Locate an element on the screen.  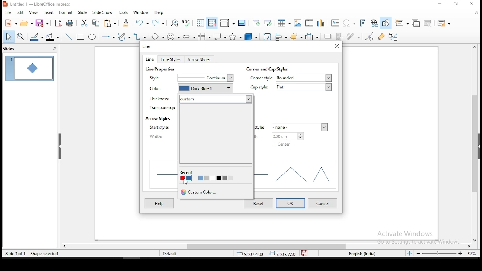
 is located at coordinates (363, 23).